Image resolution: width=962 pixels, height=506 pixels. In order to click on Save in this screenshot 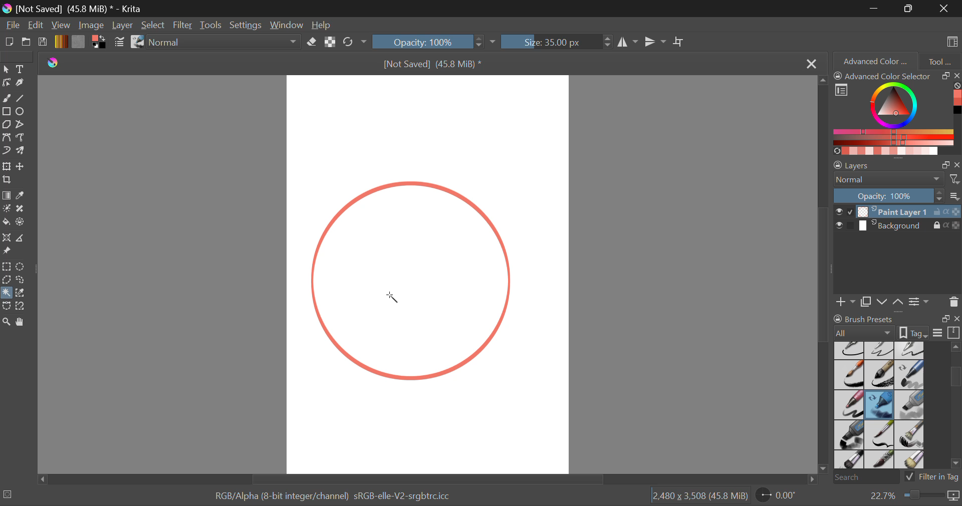, I will do `click(43, 43)`.